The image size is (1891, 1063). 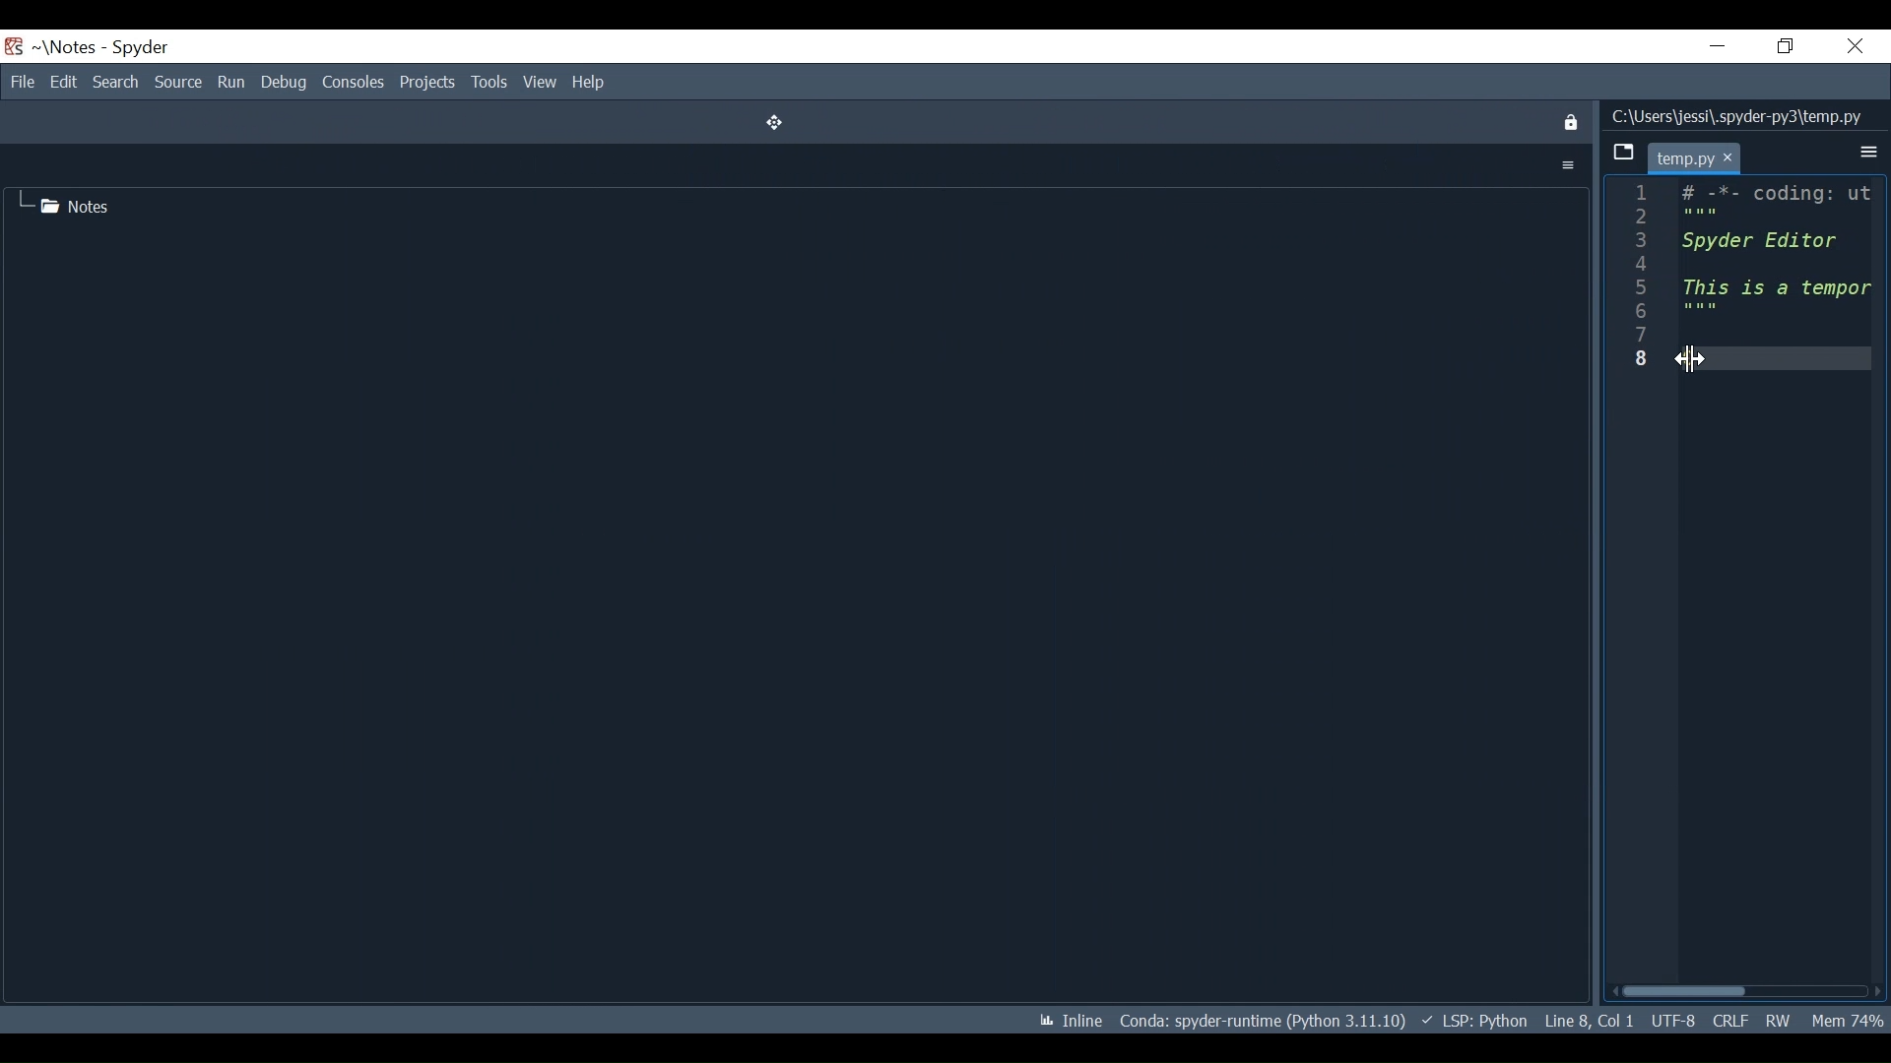 I want to click on View, so click(x=541, y=84).